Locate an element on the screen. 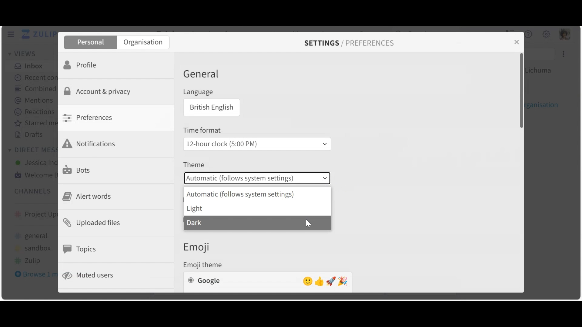  Emoji is located at coordinates (202, 247).